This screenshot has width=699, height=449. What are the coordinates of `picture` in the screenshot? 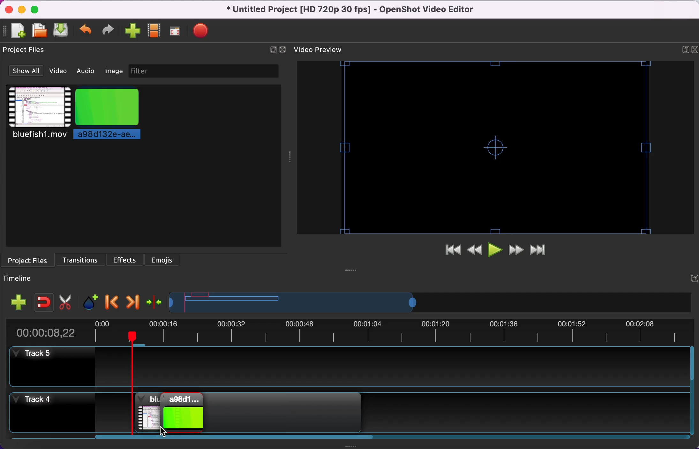 It's located at (115, 115).